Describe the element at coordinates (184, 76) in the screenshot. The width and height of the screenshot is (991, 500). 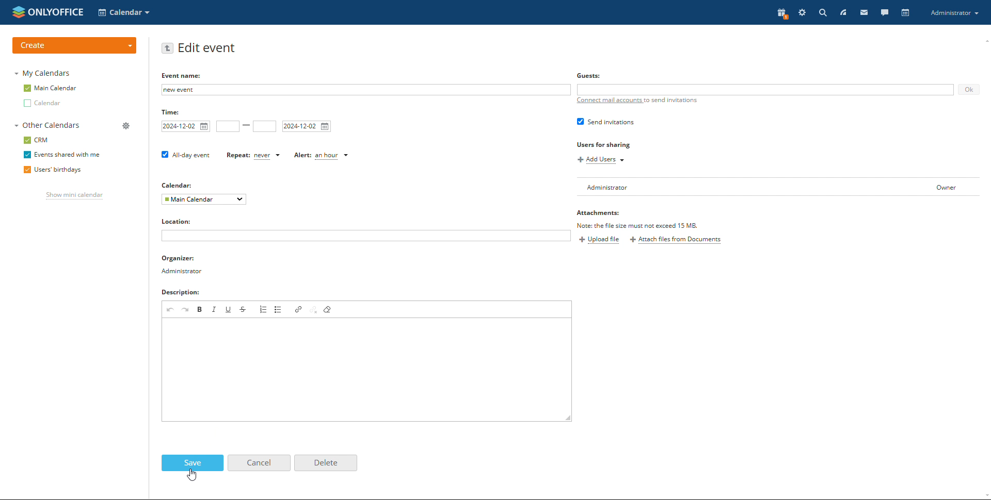
I see `EVENT NAME` at that location.